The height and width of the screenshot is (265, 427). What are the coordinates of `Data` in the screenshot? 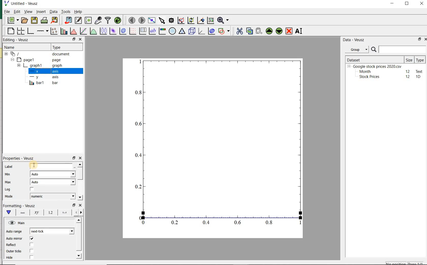 It's located at (53, 12).